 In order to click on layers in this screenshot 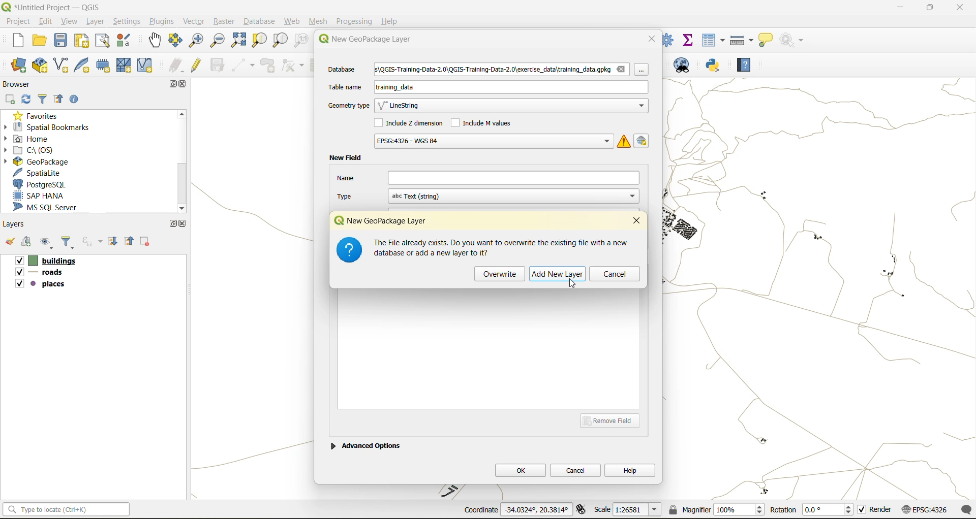, I will do `click(16, 224)`.